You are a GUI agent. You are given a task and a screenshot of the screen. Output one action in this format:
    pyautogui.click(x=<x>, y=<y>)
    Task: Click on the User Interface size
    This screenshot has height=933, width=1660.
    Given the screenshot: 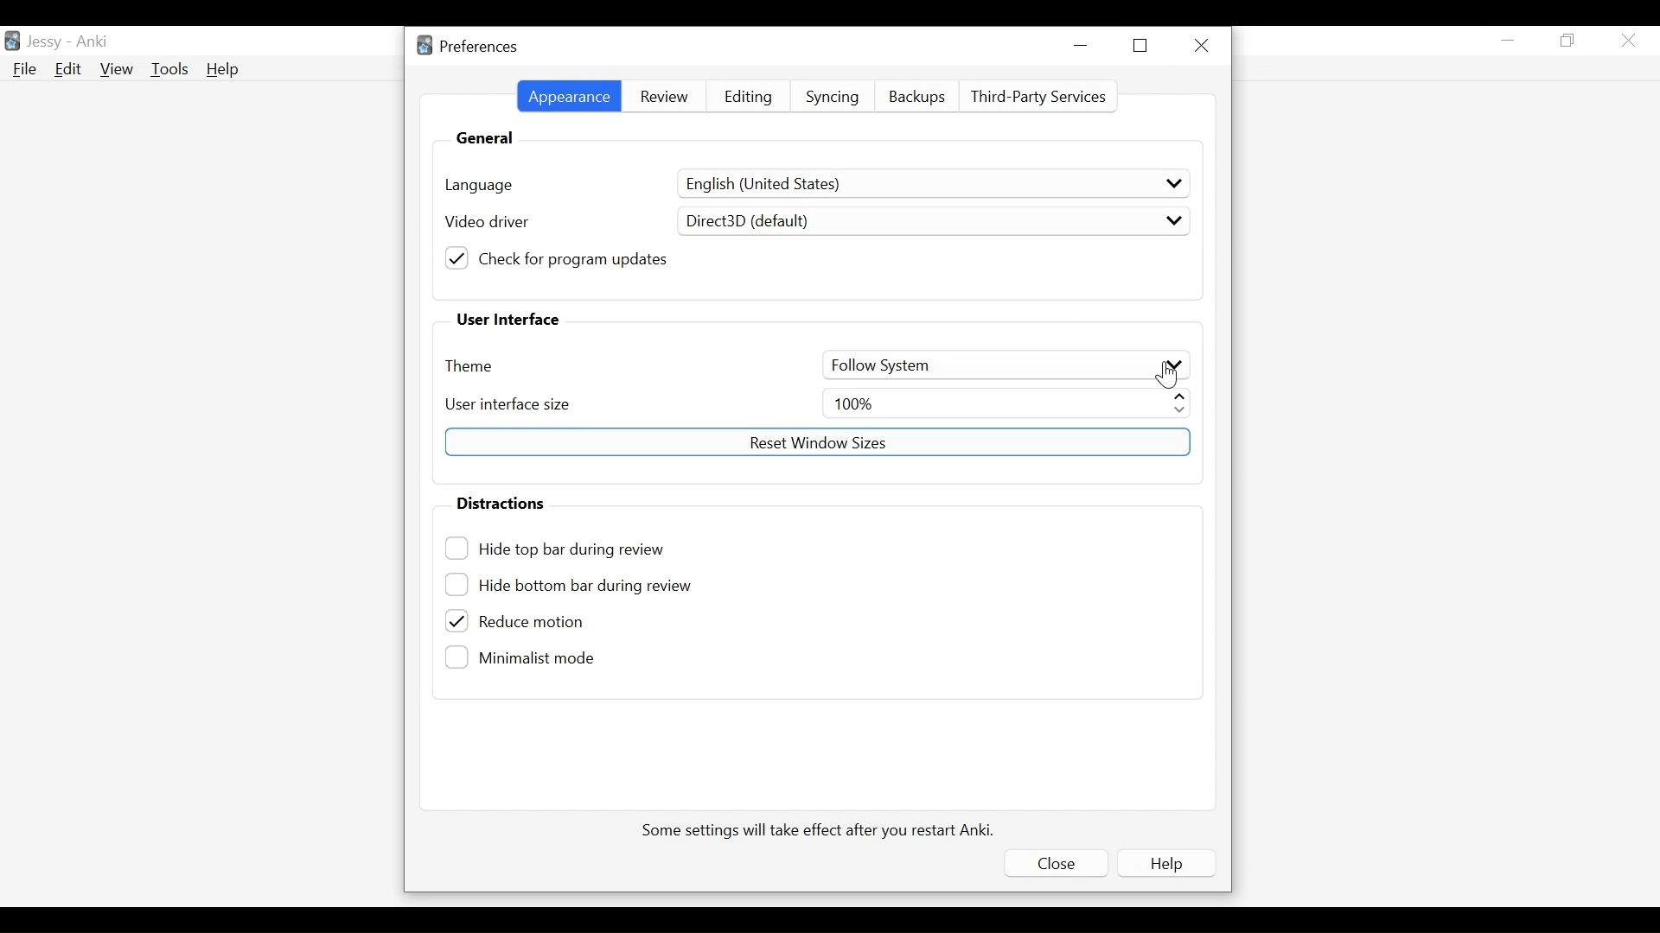 What is the action you would take?
    pyautogui.click(x=507, y=403)
    